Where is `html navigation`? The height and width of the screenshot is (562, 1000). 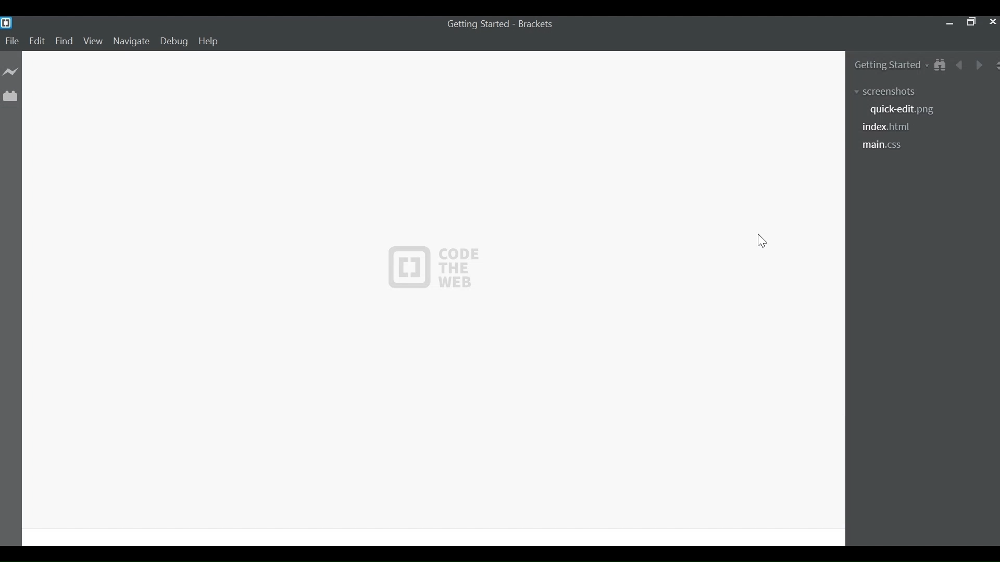 html navigation is located at coordinates (891, 127).